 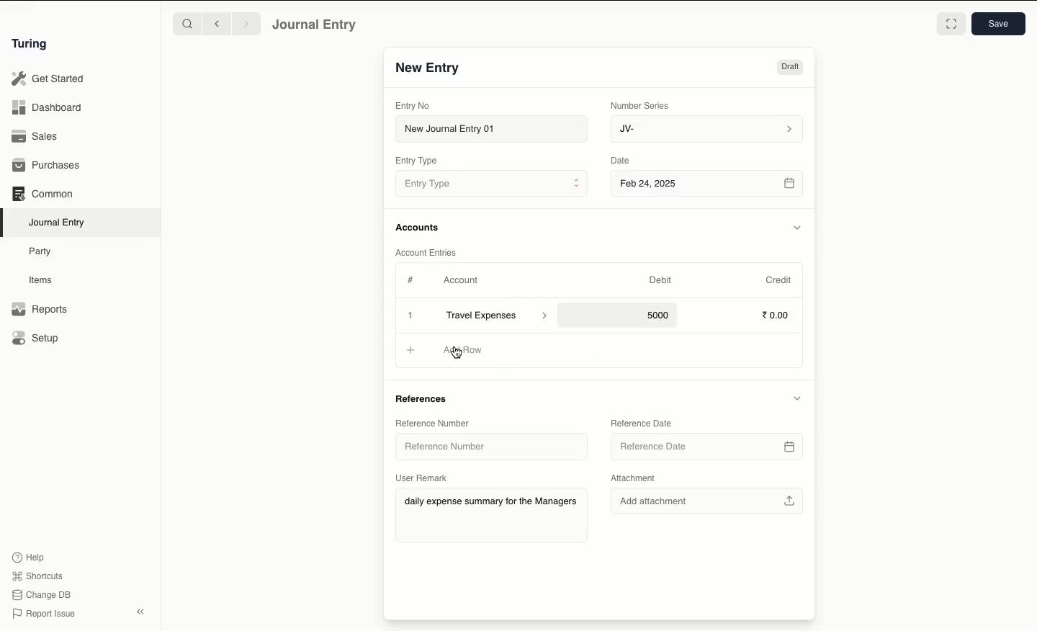 What do you see at coordinates (37, 136) in the screenshot?
I see `Sales` at bounding box center [37, 136].